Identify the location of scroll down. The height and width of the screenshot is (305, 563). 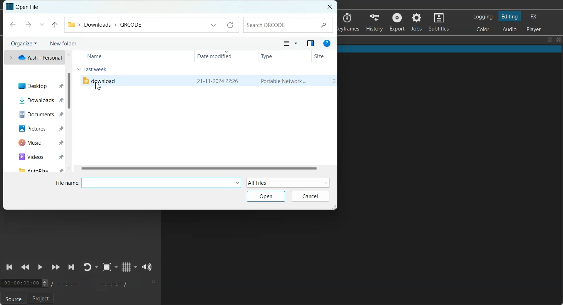
(69, 168).